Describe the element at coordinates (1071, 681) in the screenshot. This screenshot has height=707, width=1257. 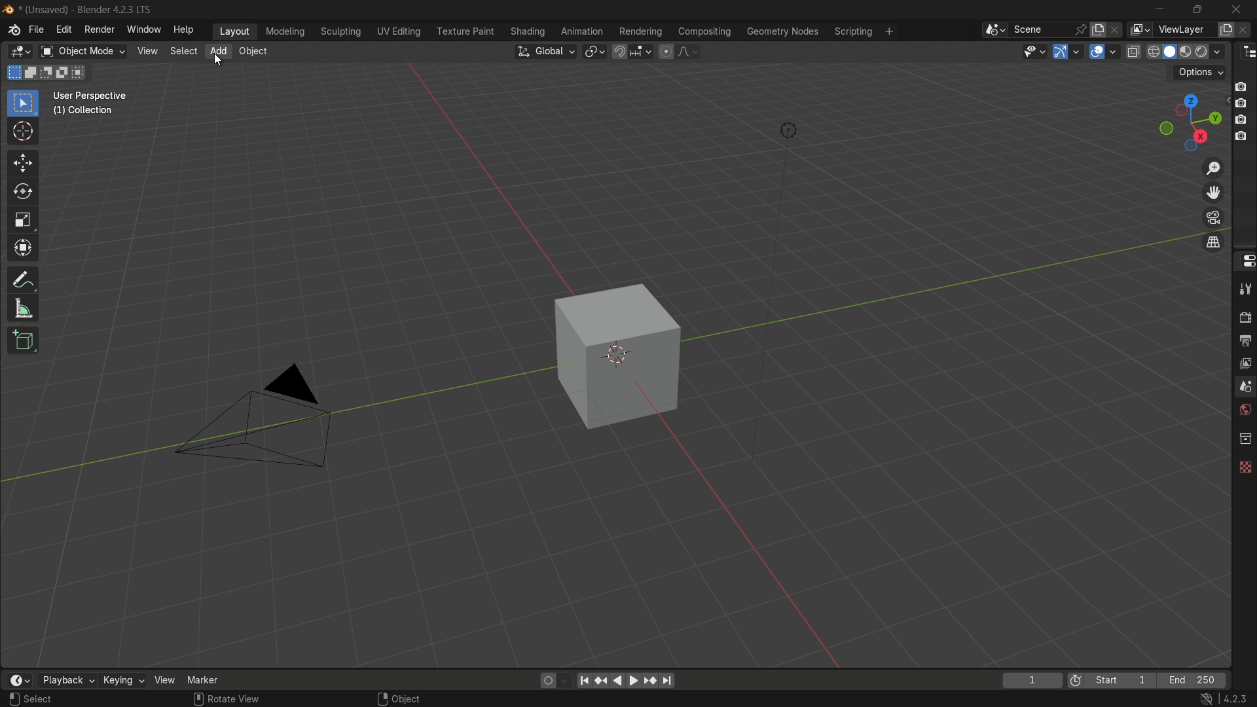
I see `preview` at that location.